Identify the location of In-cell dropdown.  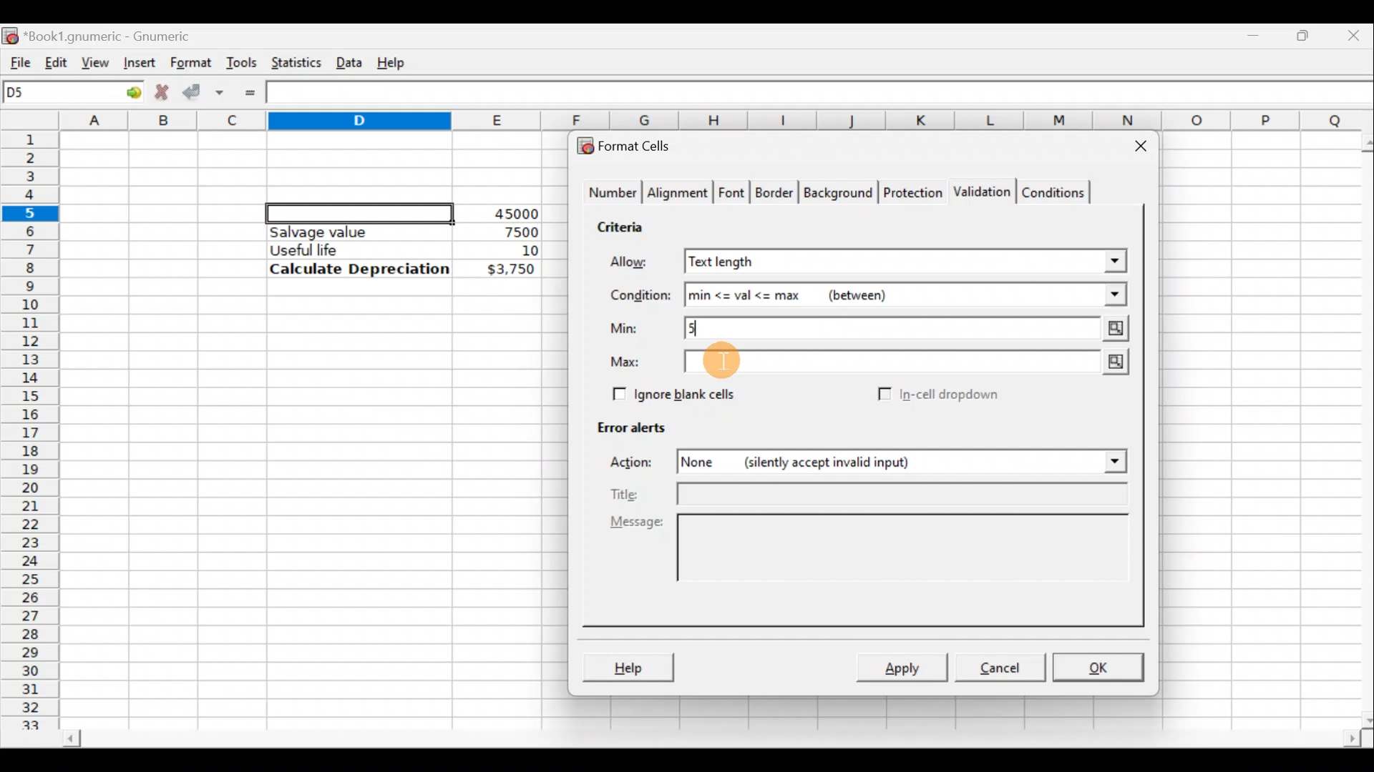
(952, 395).